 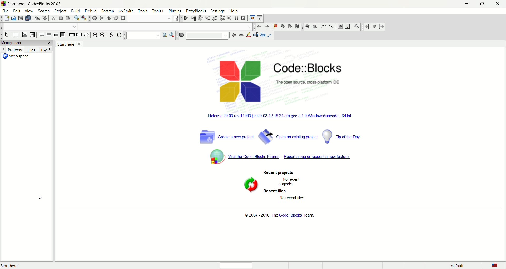 What do you see at coordinates (76, 11) in the screenshot?
I see `build` at bounding box center [76, 11].